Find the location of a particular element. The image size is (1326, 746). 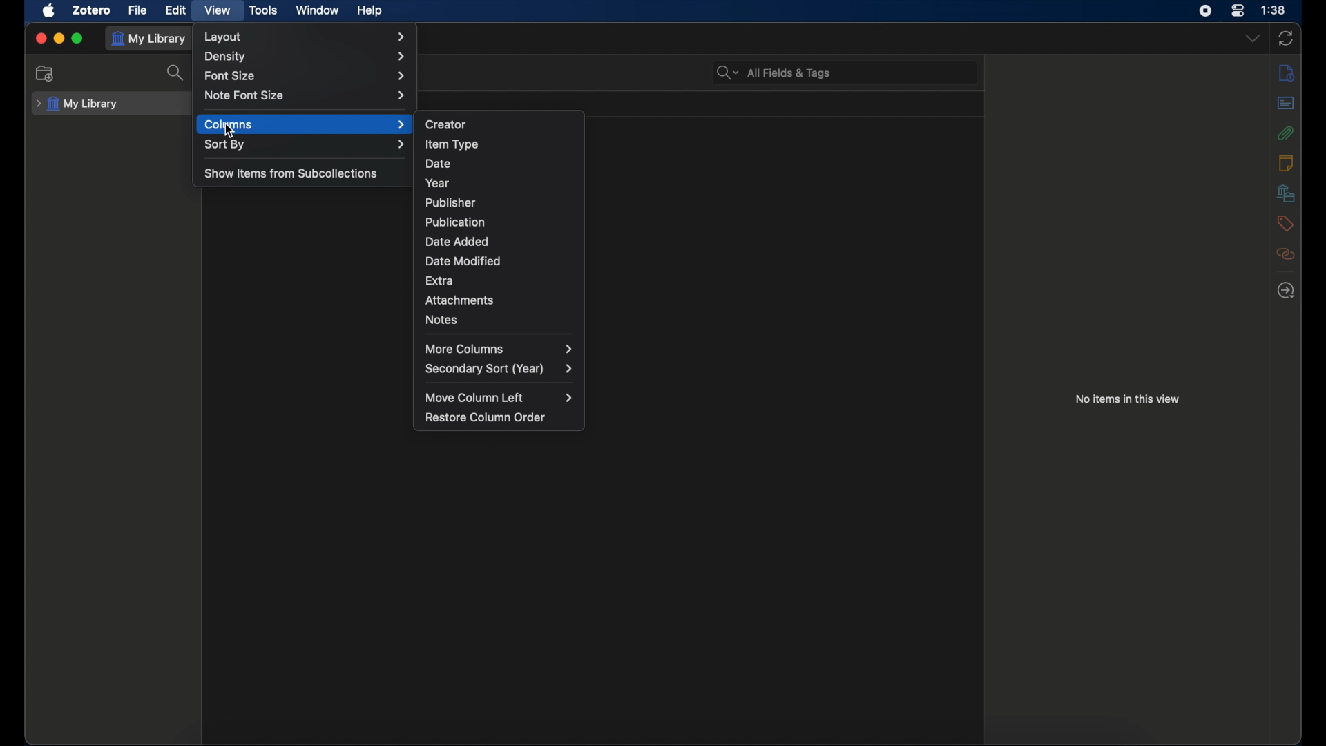

related is located at coordinates (1286, 254).